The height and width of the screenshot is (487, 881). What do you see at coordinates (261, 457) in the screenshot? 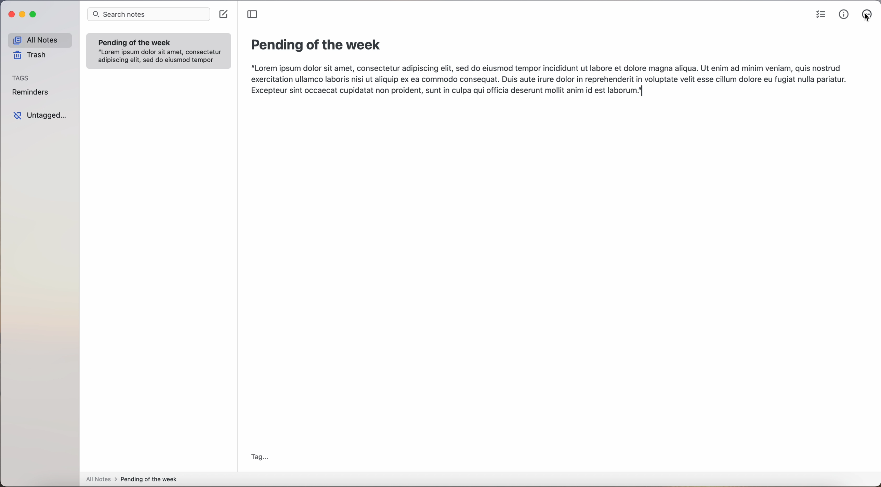
I see `tag` at bounding box center [261, 457].